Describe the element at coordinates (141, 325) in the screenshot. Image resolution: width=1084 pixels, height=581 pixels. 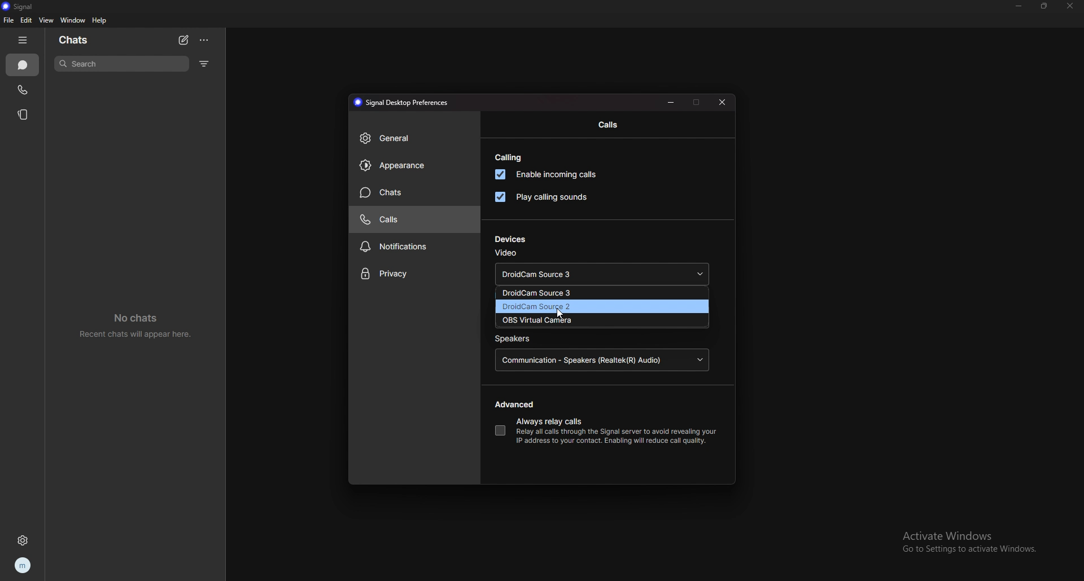
I see `no chats` at that location.